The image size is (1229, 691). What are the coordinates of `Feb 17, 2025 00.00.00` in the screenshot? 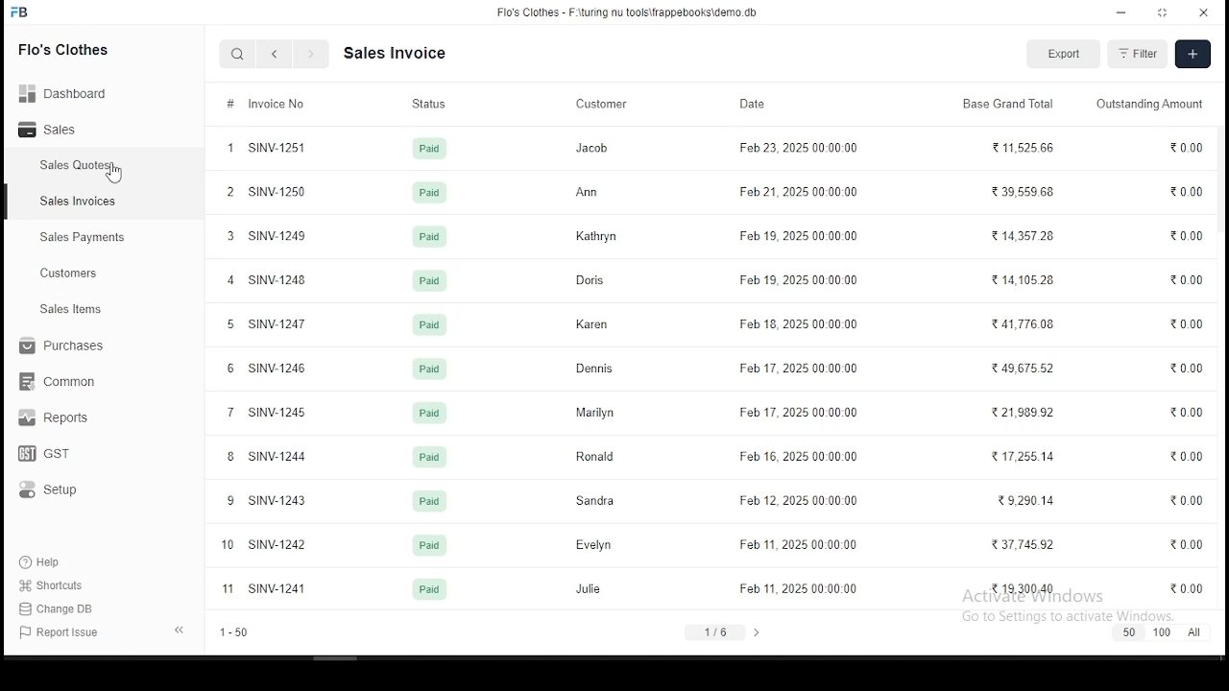 It's located at (802, 413).